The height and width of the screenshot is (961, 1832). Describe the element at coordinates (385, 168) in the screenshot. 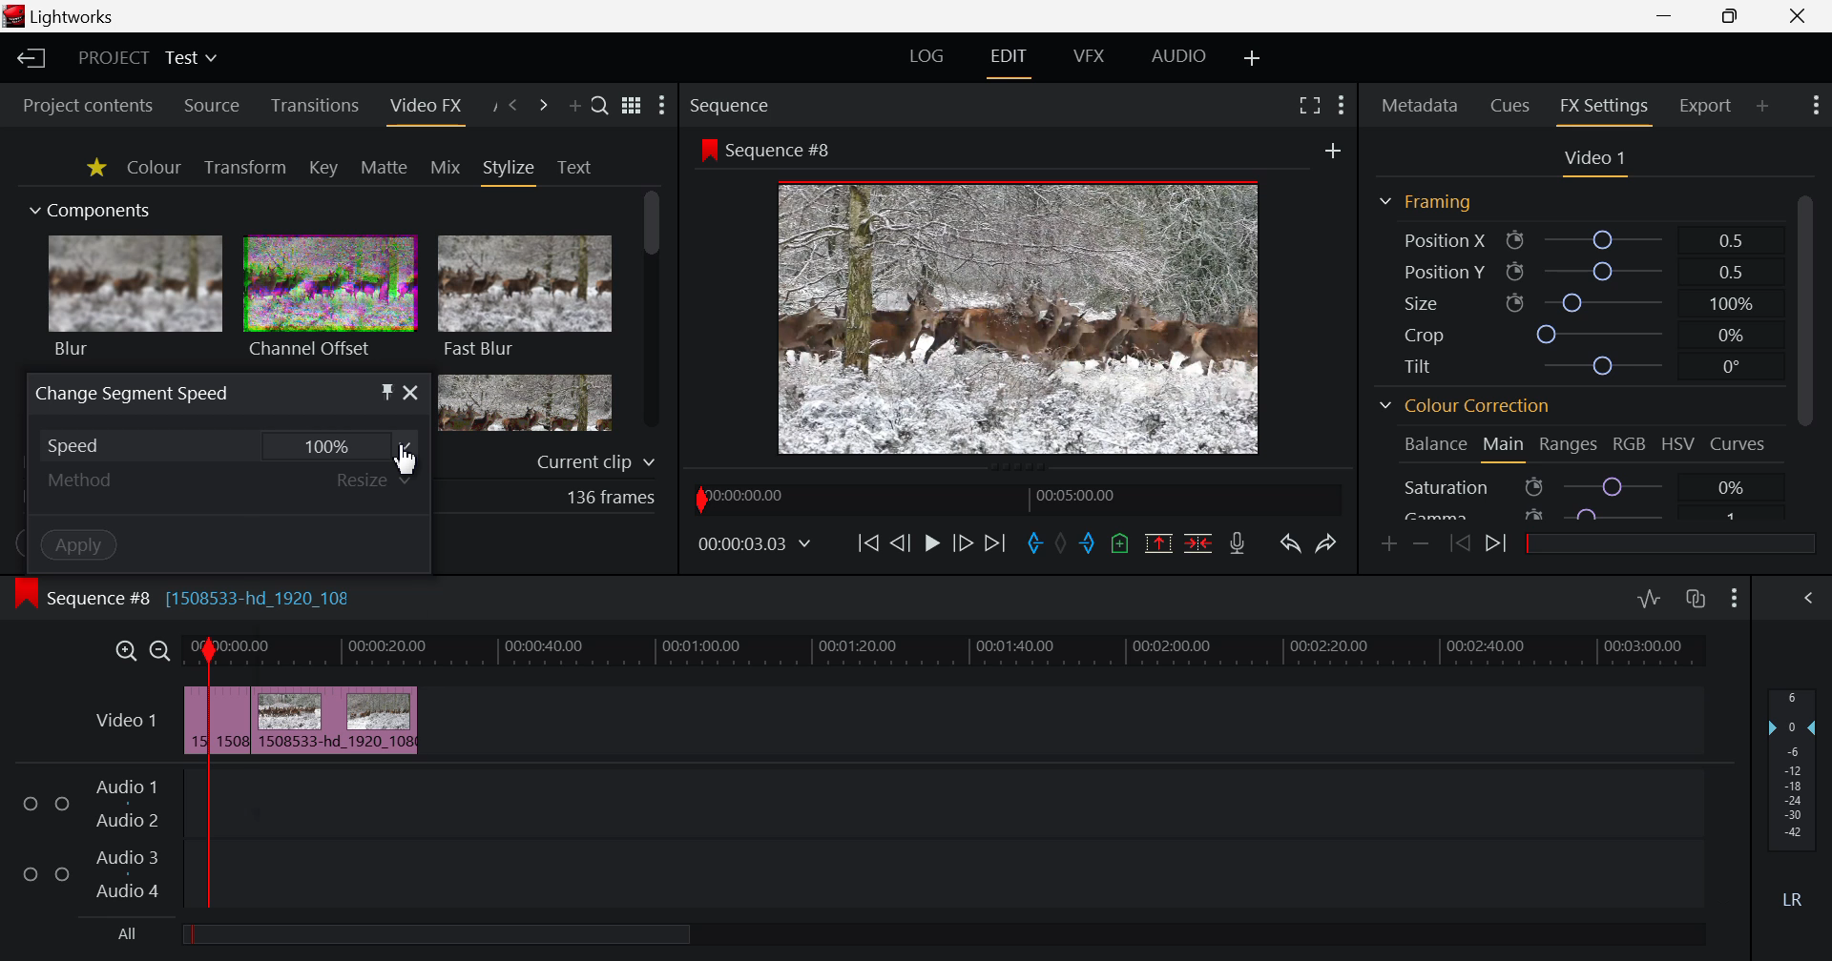

I see `Matte` at that location.